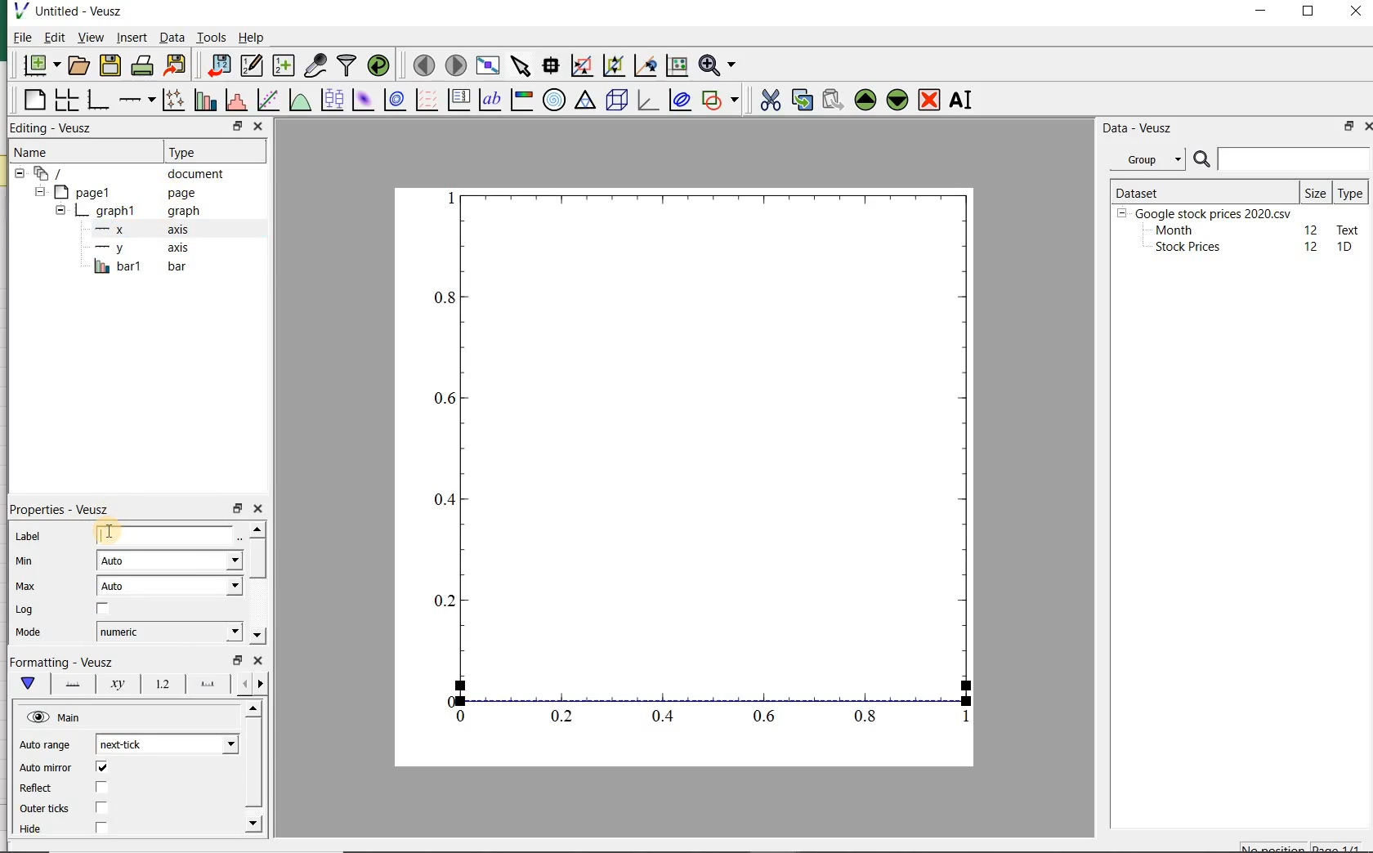 This screenshot has height=853, width=1373. What do you see at coordinates (101, 828) in the screenshot?
I see `check/uncheck` at bounding box center [101, 828].